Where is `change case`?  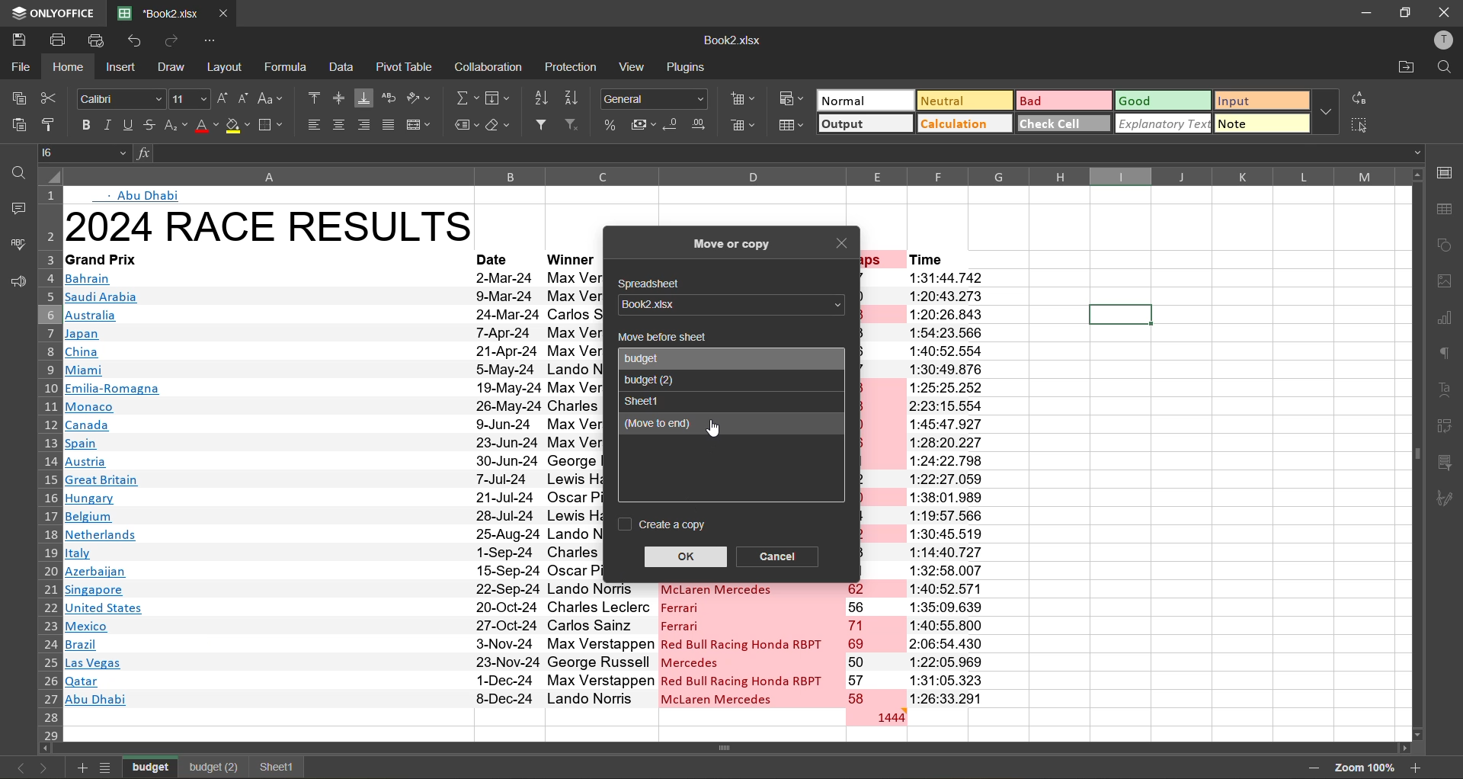 change case is located at coordinates (274, 98).